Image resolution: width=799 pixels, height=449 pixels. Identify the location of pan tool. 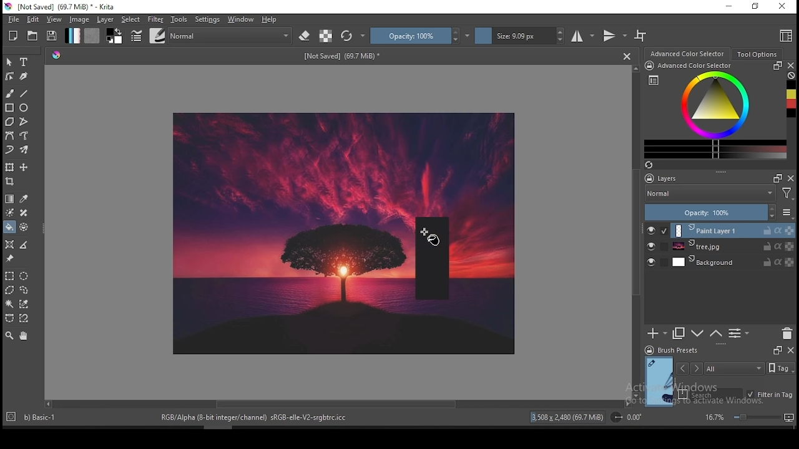
(23, 337).